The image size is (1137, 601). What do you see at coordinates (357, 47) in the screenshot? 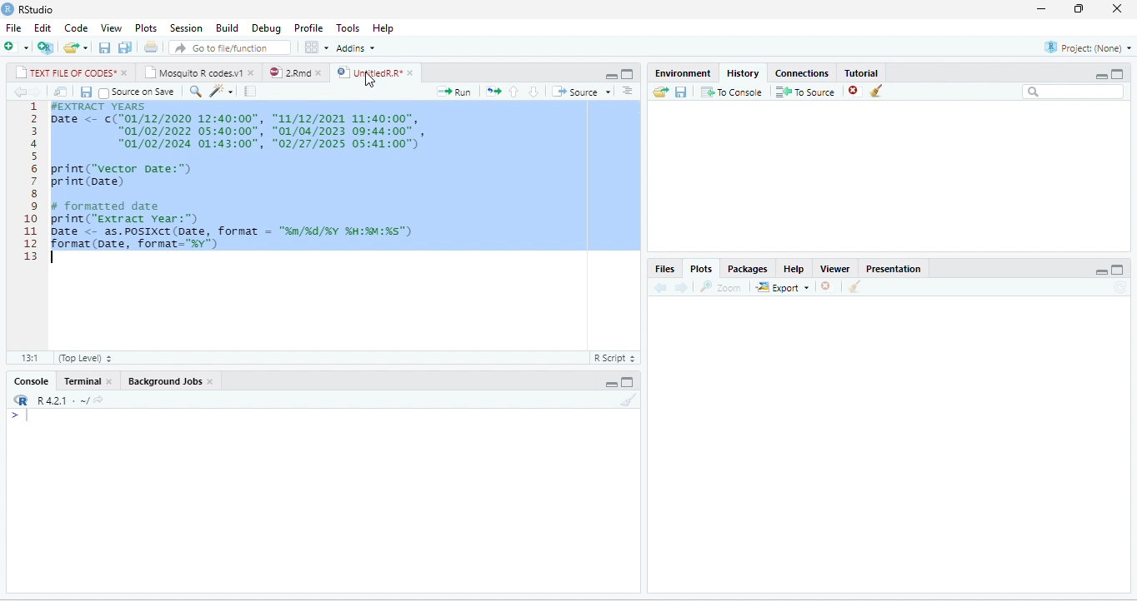
I see `Addins` at bounding box center [357, 47].